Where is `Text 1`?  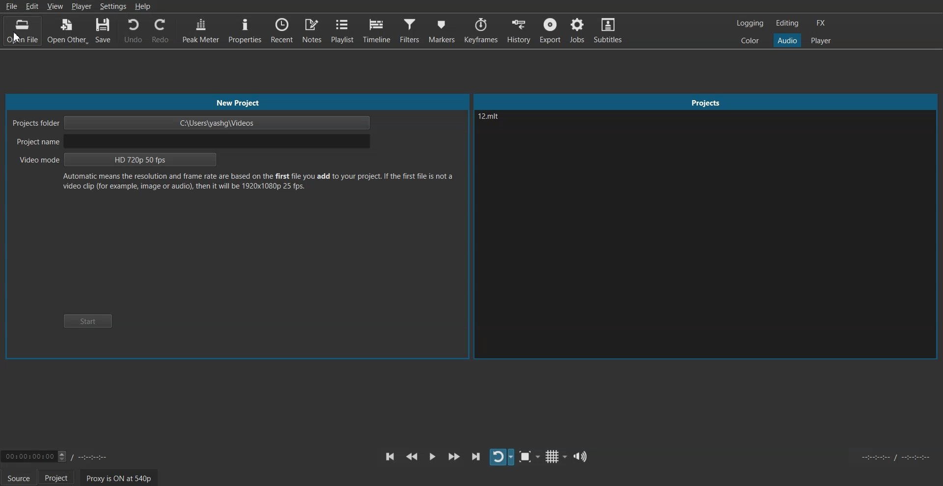
Text 1 is located at coordinates (503, 126).